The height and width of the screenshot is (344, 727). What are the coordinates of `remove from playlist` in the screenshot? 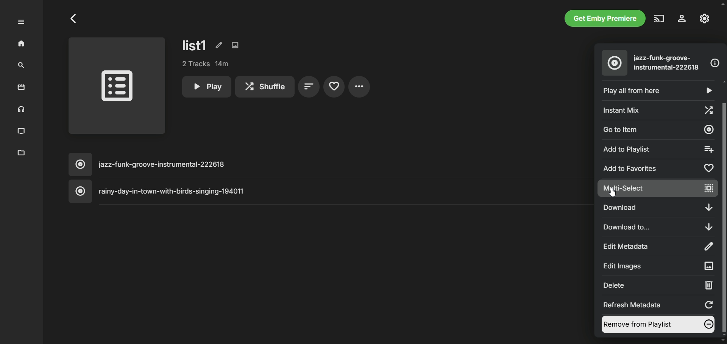 It's located at (658, 325).